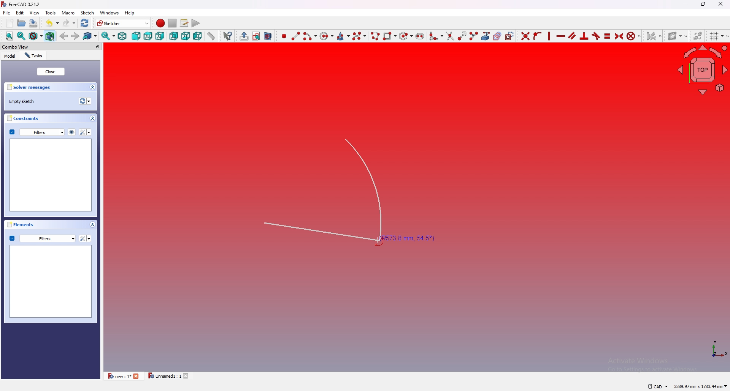  What do you see at coordinates (85, 101) in the screenshot?
I see `recomputation of active document` at bounding box center [85, 101].